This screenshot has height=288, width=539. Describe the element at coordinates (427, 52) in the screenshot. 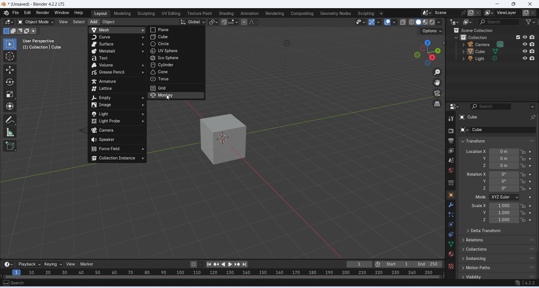

I see `Click` at that location.